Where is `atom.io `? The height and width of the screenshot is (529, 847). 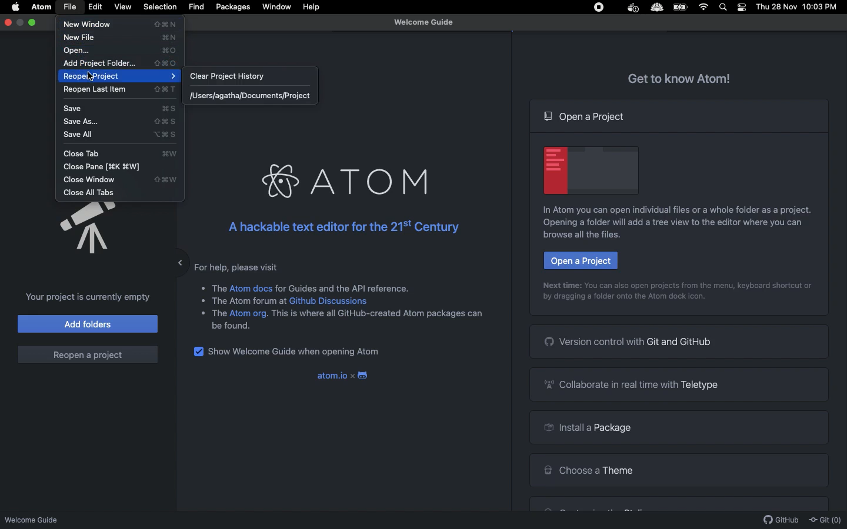 atom.io  is located at coordinates (331, 376).